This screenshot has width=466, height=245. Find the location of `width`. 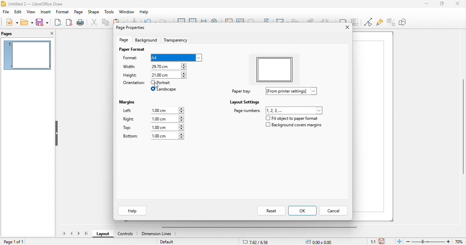

width is located at coordinates (130, 67).